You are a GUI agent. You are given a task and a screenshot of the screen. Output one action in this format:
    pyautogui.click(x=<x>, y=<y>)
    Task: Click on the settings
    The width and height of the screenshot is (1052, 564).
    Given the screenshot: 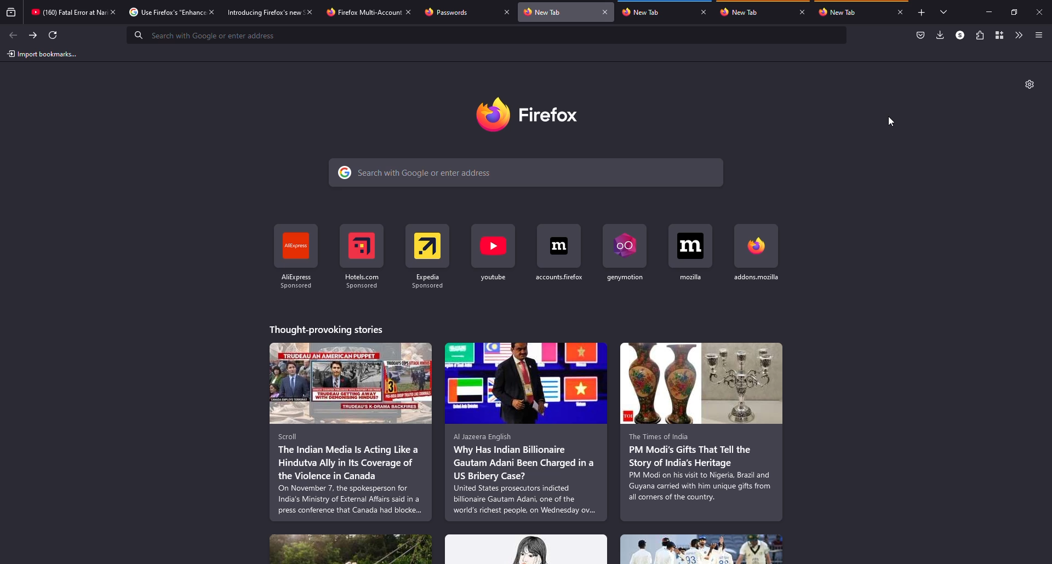 What is the action you would take?
    pyautogui.click(x=1028, y=84)
    